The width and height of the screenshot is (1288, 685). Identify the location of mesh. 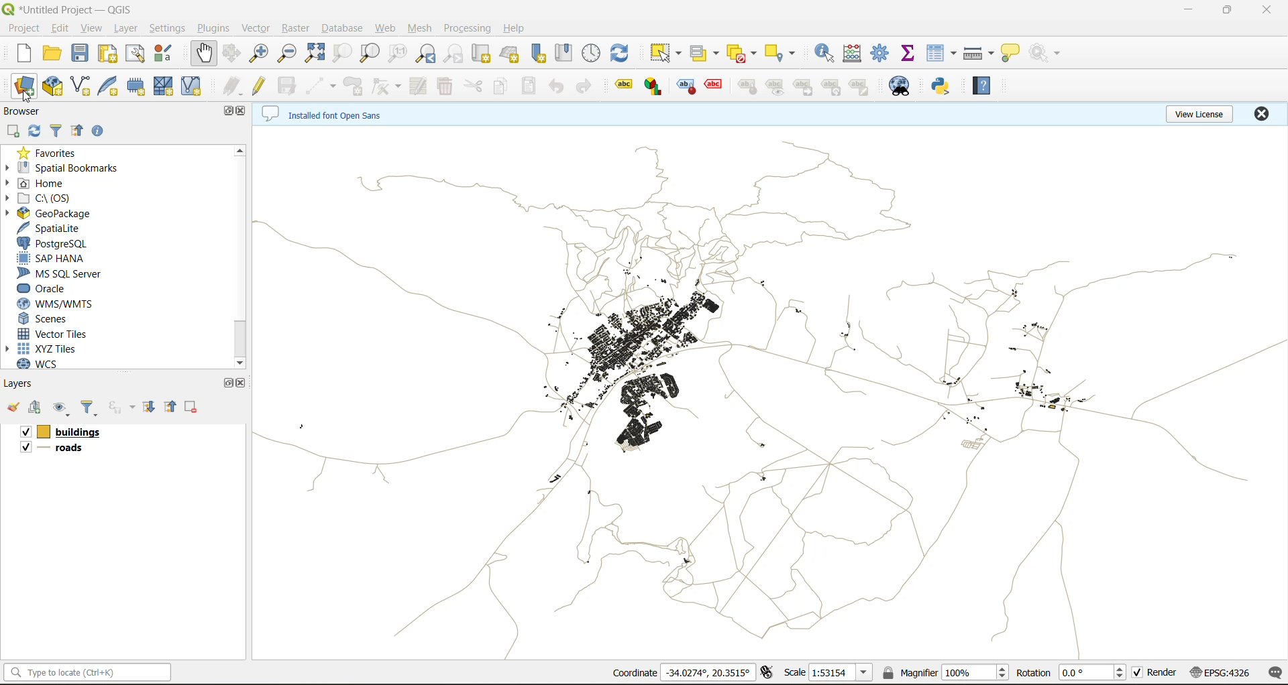
(421, 29).